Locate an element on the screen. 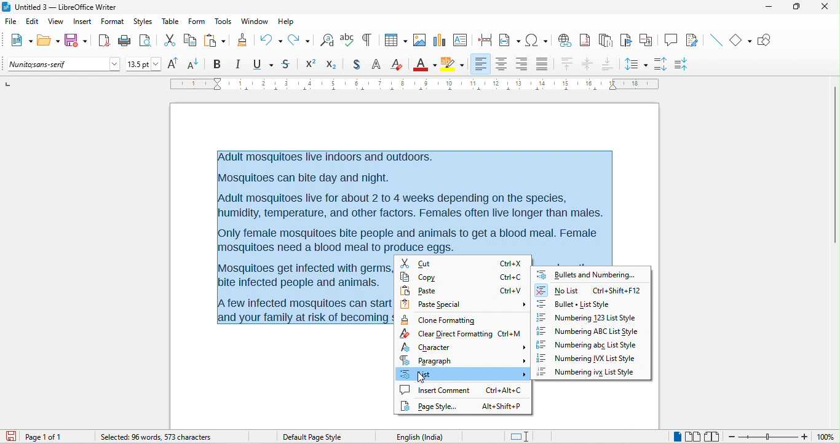  Superscript is located at coordinates (309, 65).